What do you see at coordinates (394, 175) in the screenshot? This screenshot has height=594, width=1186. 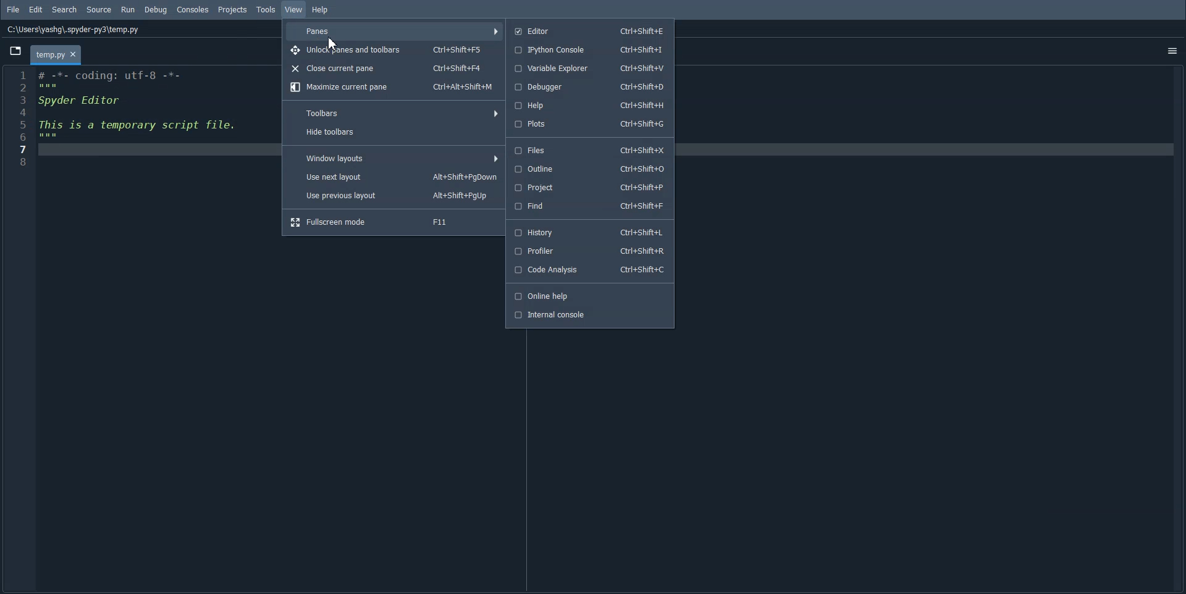 I see `Use next layout` at bounding box center [394, 175].